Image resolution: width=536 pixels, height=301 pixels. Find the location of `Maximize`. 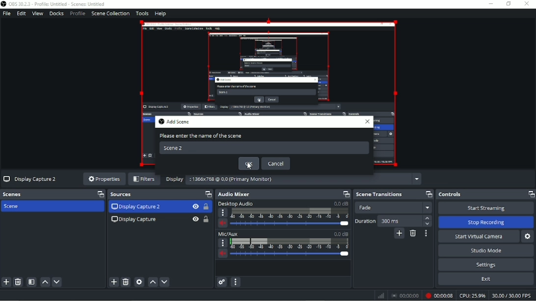

Maximize is located at coordinates (531, 196).